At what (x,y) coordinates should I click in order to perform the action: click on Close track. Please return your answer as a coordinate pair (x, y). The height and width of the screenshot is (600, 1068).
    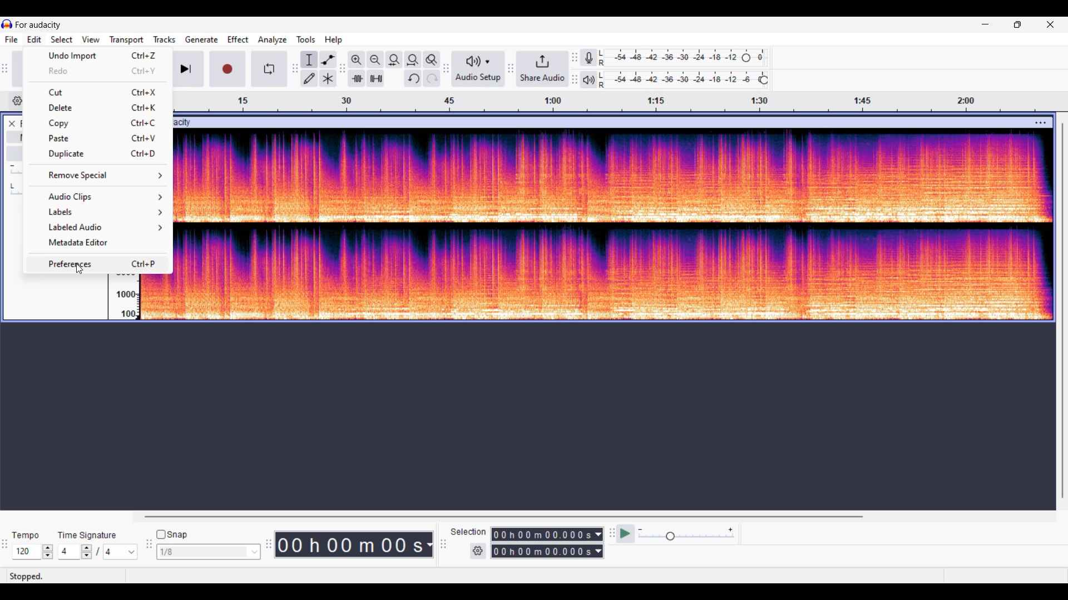
    Looking at the image, I should click on (12, 123).